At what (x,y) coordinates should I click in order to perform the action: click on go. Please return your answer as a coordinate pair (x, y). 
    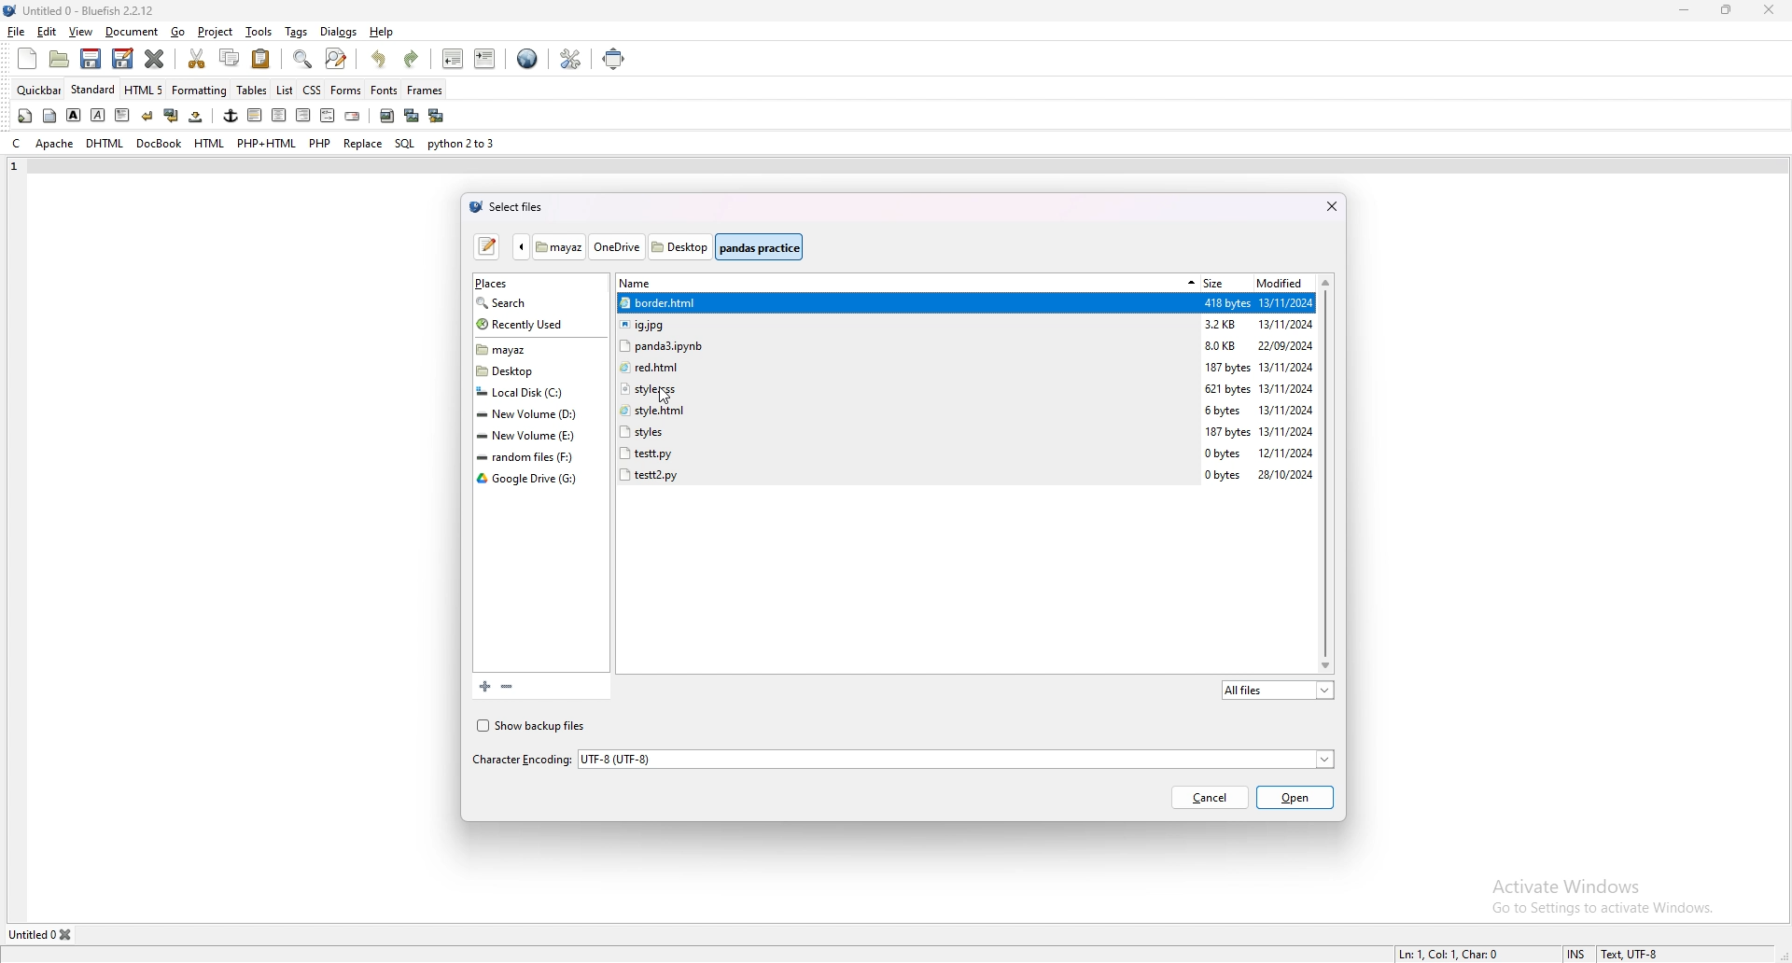
    Looking at the image, I should click on (180, 32).